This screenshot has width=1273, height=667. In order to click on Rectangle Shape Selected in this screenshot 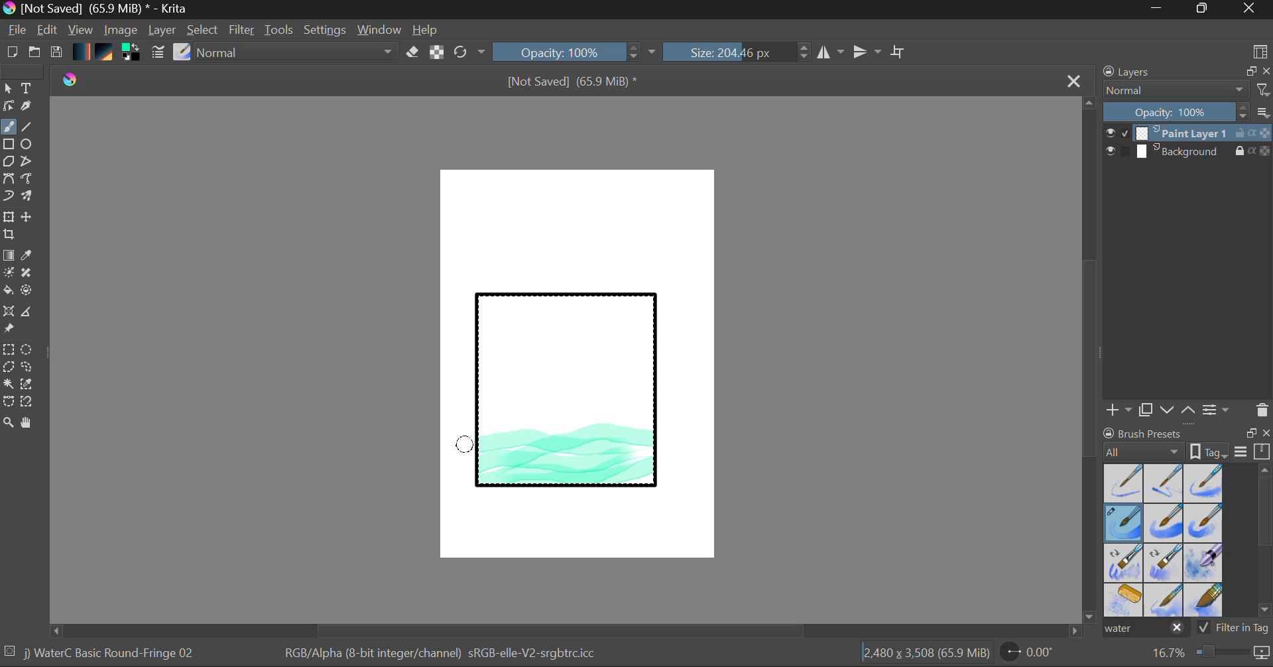, I will do `click(568, 403)`.